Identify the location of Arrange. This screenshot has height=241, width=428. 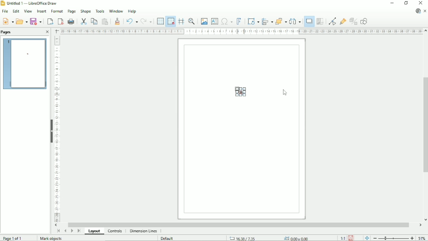
(281, 21).